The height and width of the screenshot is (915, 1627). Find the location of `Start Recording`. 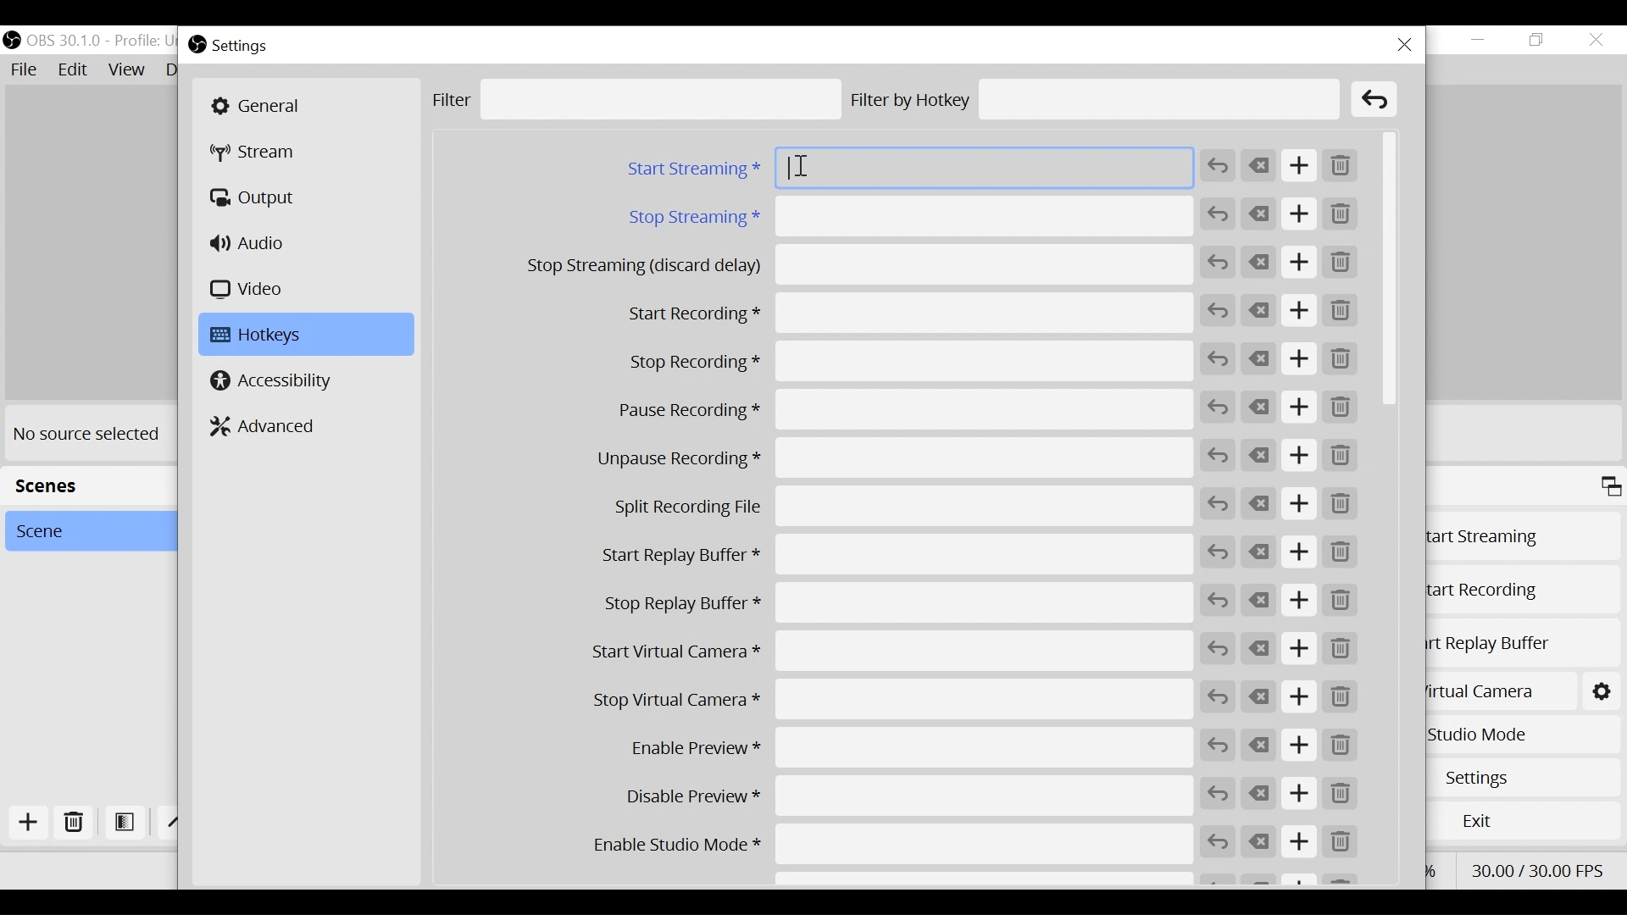

Start Recording is located at coordinates (1521, 591).